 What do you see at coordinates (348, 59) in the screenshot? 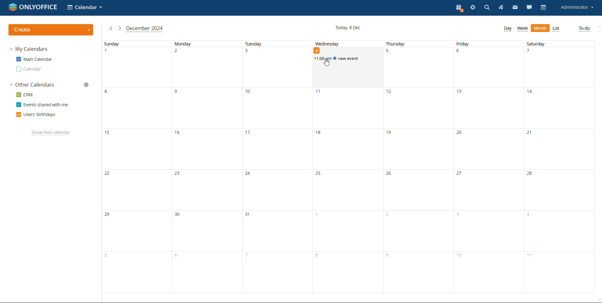
I see `scheduled event` at bounding box center [348, 59].